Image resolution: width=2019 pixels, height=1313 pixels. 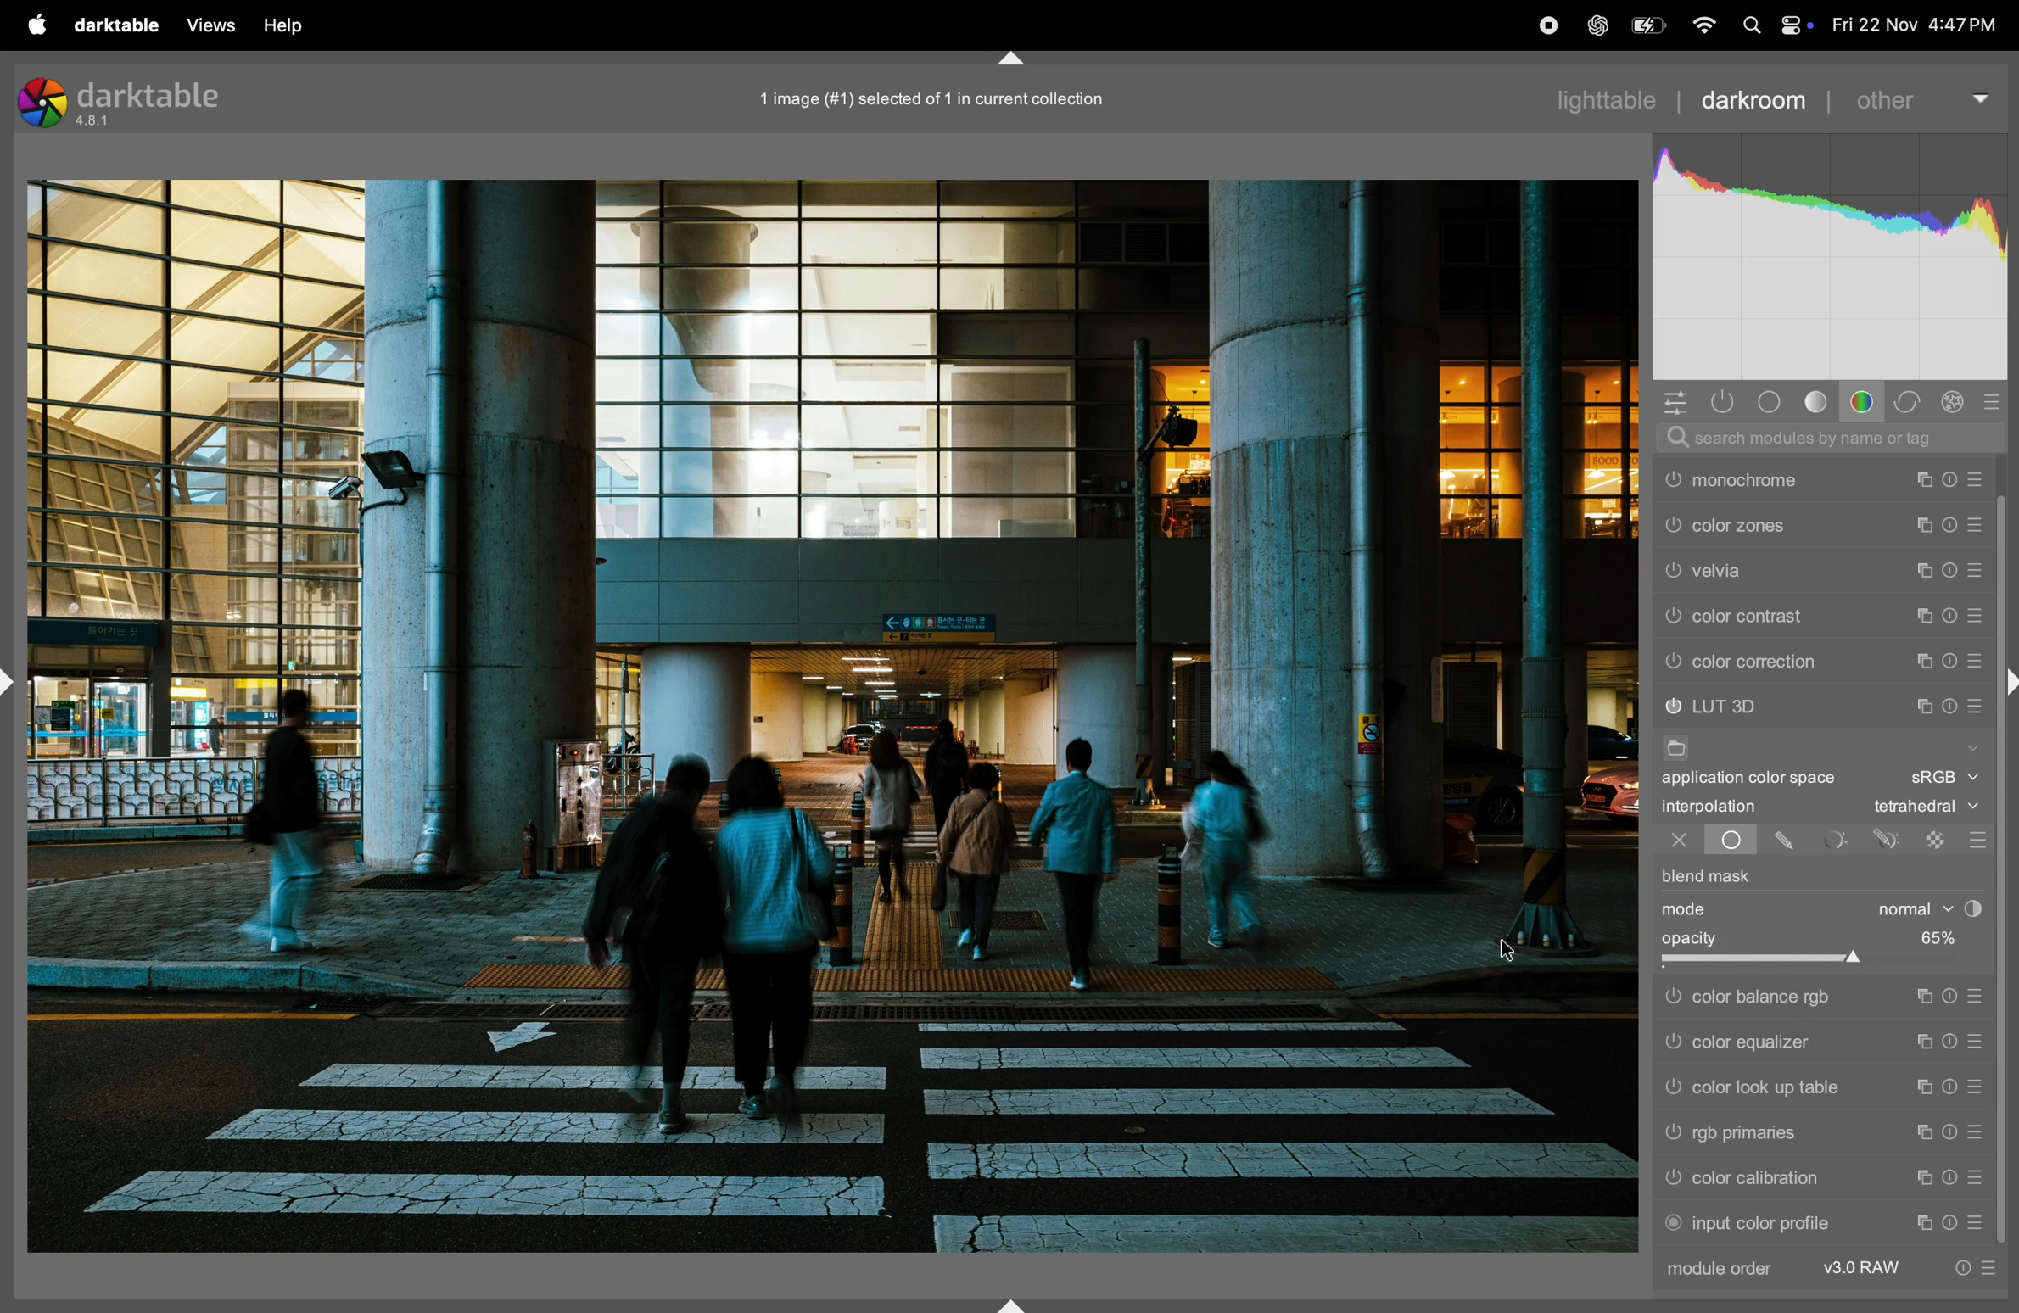 What do you see at coordinates (1681, 747) in the screenshot?
I see `file` at bounding box center [1681, 747].